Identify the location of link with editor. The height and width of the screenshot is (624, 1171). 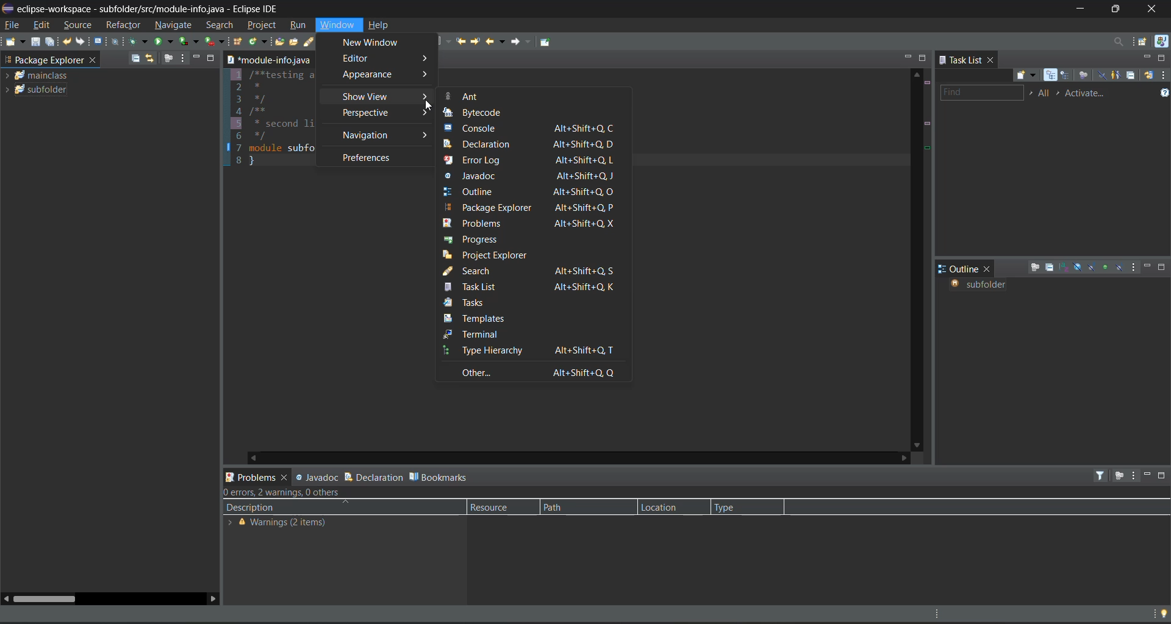
(150, 58).